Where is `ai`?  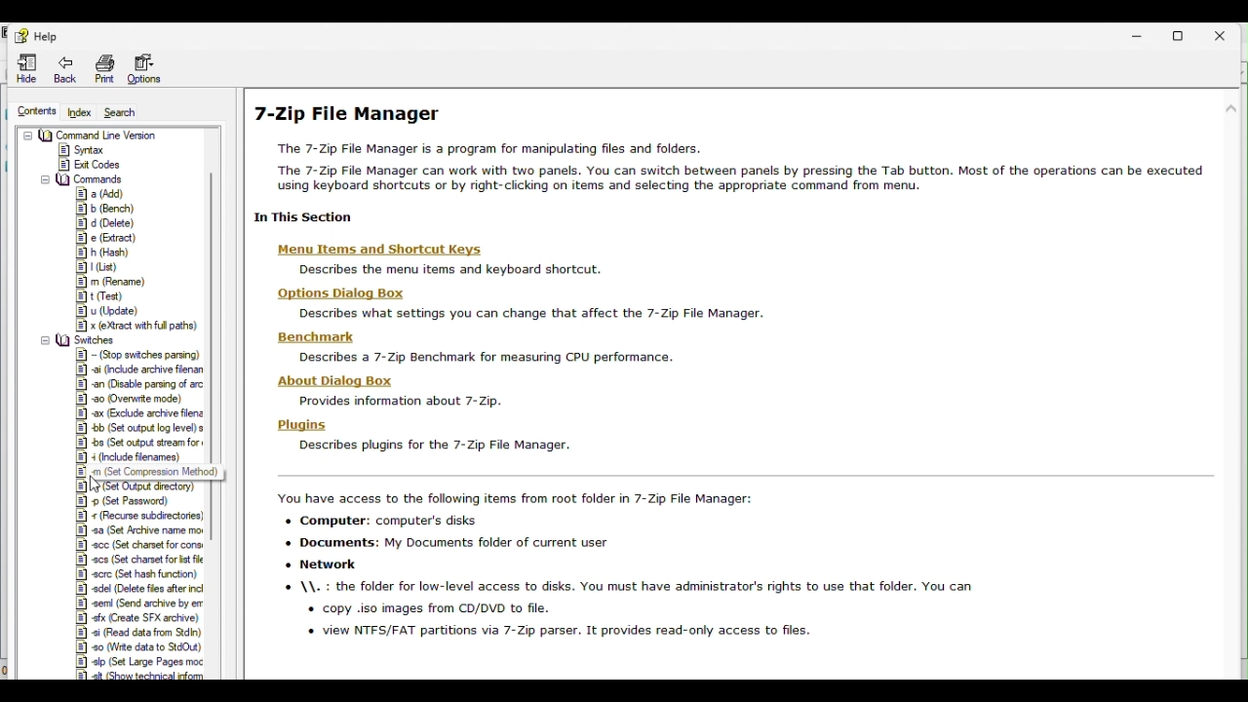 ai is located at coordinates (135, 370).